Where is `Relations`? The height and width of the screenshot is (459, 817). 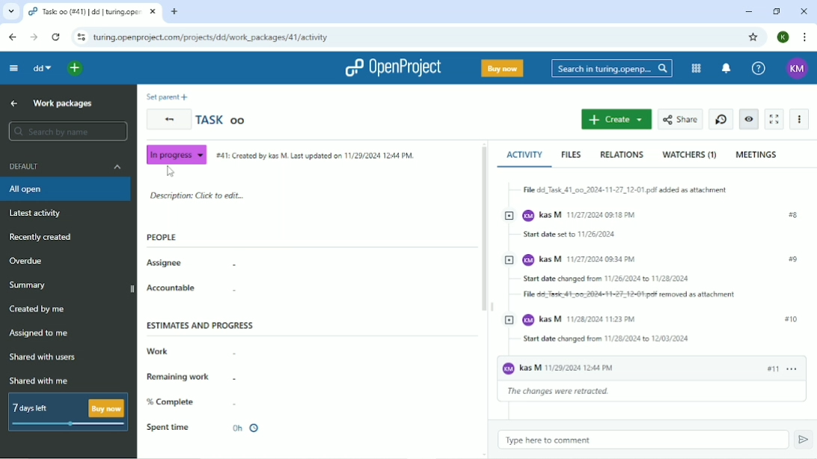
Relations is located at coordinates (623, 155).